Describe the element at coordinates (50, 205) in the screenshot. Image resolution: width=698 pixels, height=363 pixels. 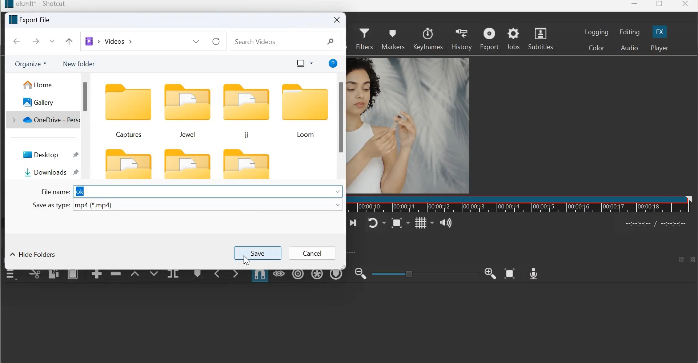
I see `Save as type:` at that location.